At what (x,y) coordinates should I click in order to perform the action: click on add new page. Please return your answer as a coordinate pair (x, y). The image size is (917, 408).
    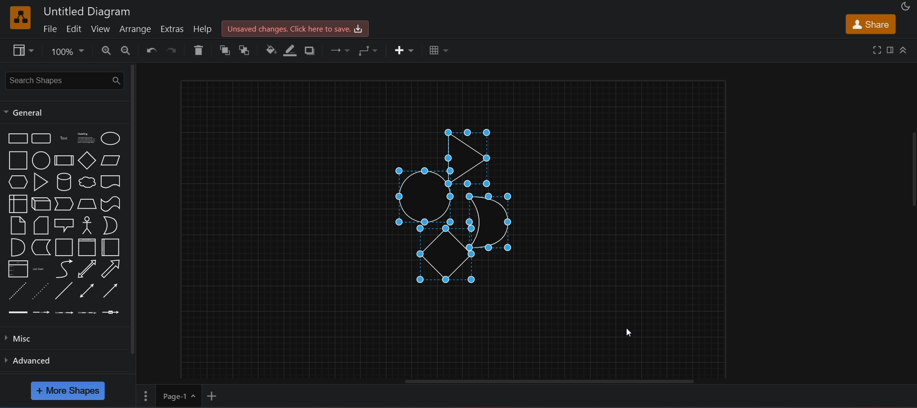
    Looking at the image, I should click on (219, 395).